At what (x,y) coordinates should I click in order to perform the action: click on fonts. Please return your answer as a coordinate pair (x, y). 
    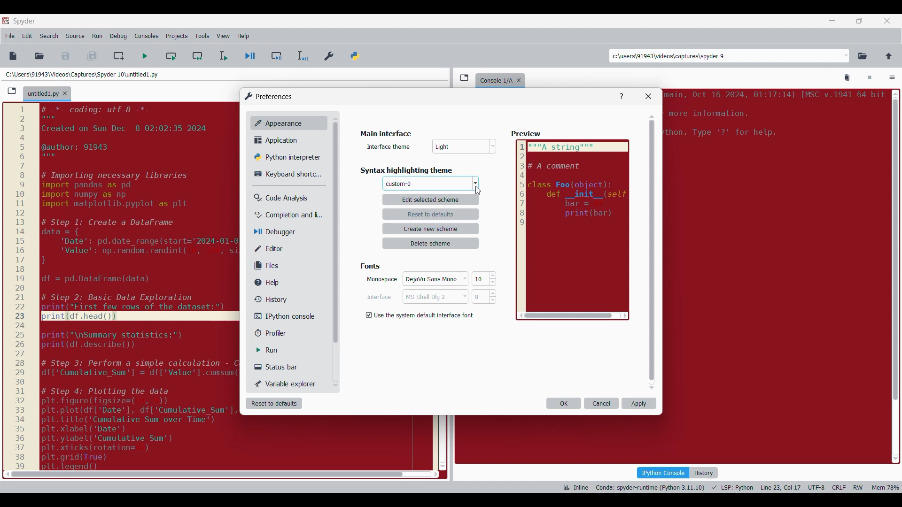
    Looking at the image, I should click on (373, 265).